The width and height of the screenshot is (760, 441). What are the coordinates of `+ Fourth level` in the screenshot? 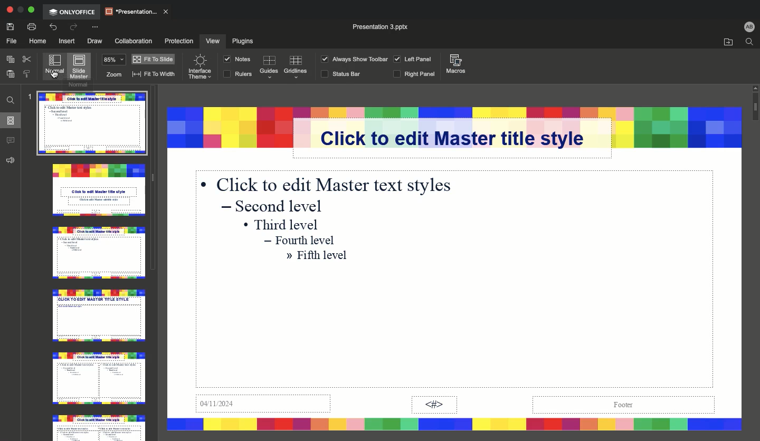 It's located at (302, 241).